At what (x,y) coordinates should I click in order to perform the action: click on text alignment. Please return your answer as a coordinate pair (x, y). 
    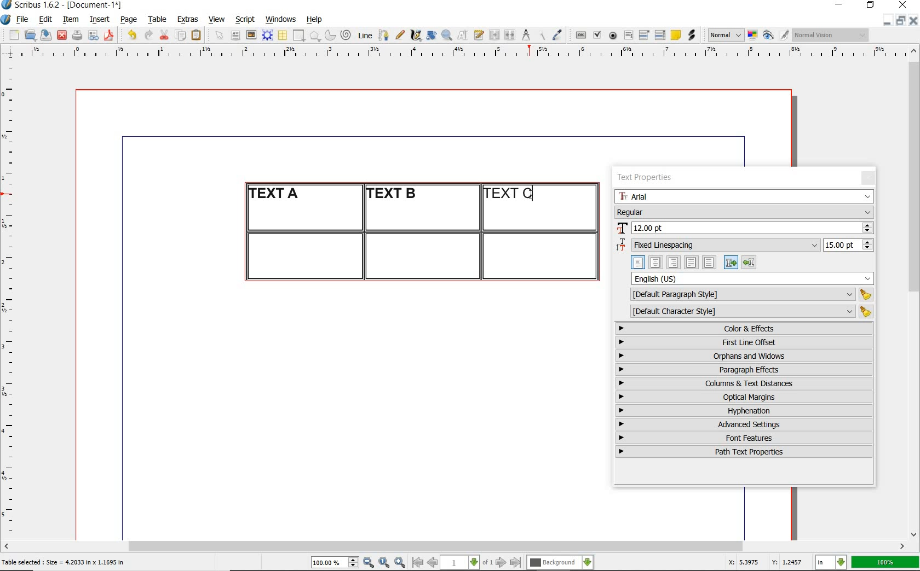
    Looking at the image, I should click on (693, 262).